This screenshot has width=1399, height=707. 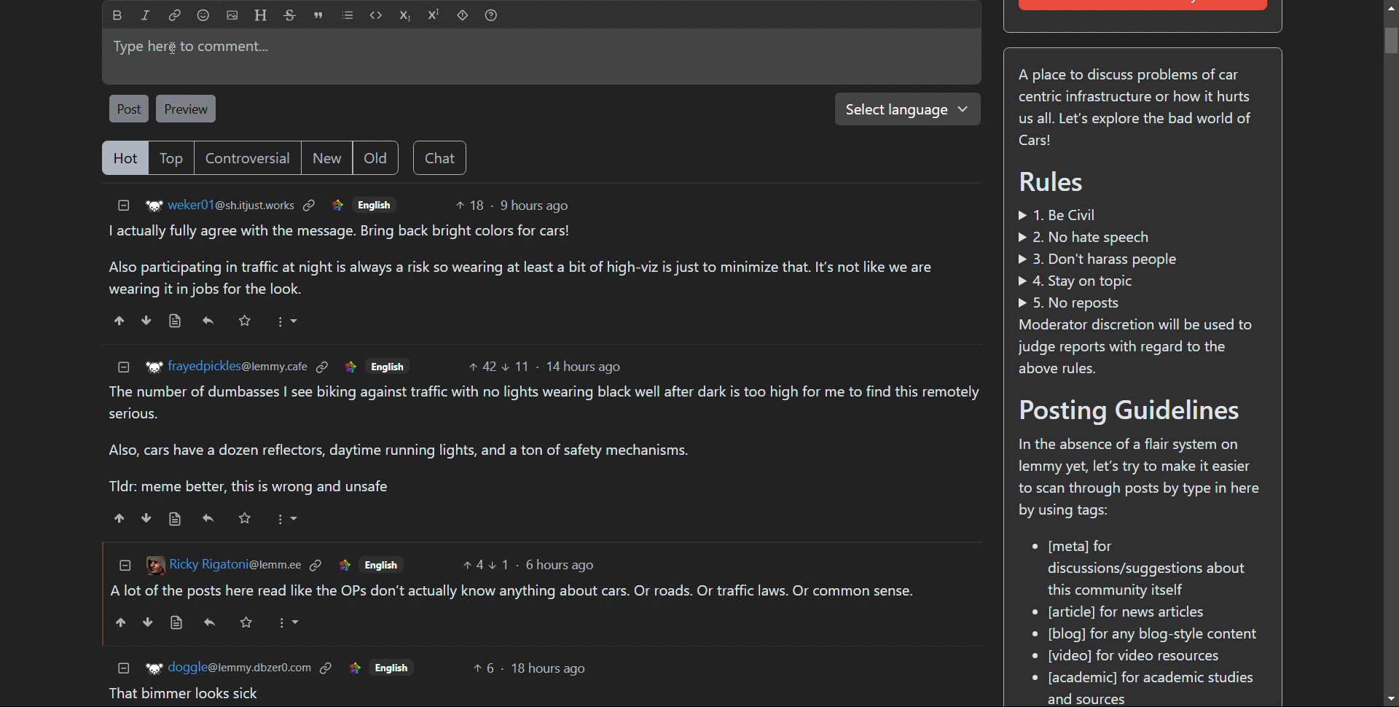 What do you see at coordinates (388, 364) in the screenshot?
I see `English` at bounding box center [388, 364].